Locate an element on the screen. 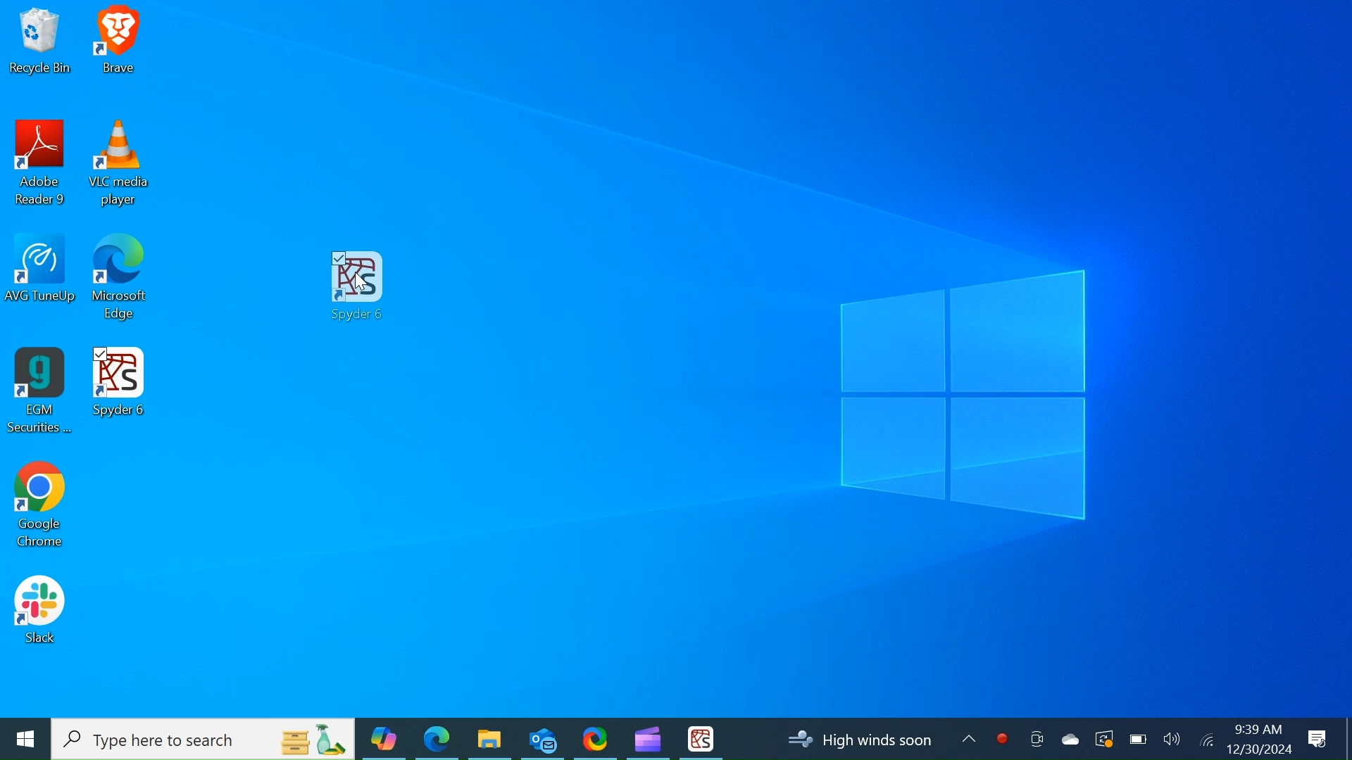 The width and height of the screenshot is (1352, 760). Spyder Desktop Icon is located at coordinates (701, 739).